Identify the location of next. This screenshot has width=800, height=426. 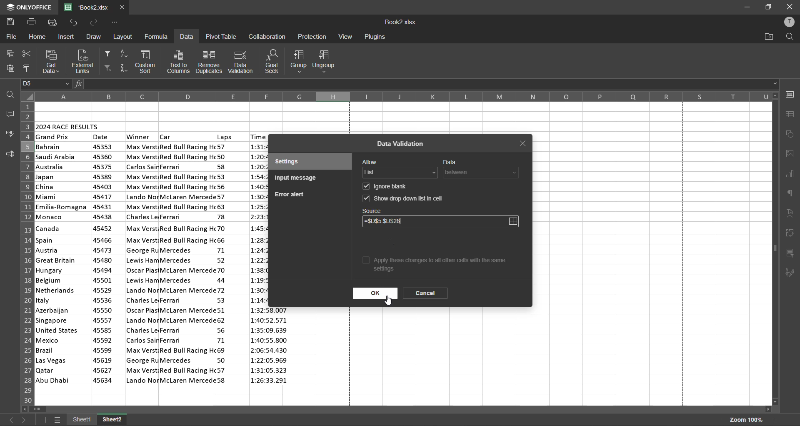
(25, 418).